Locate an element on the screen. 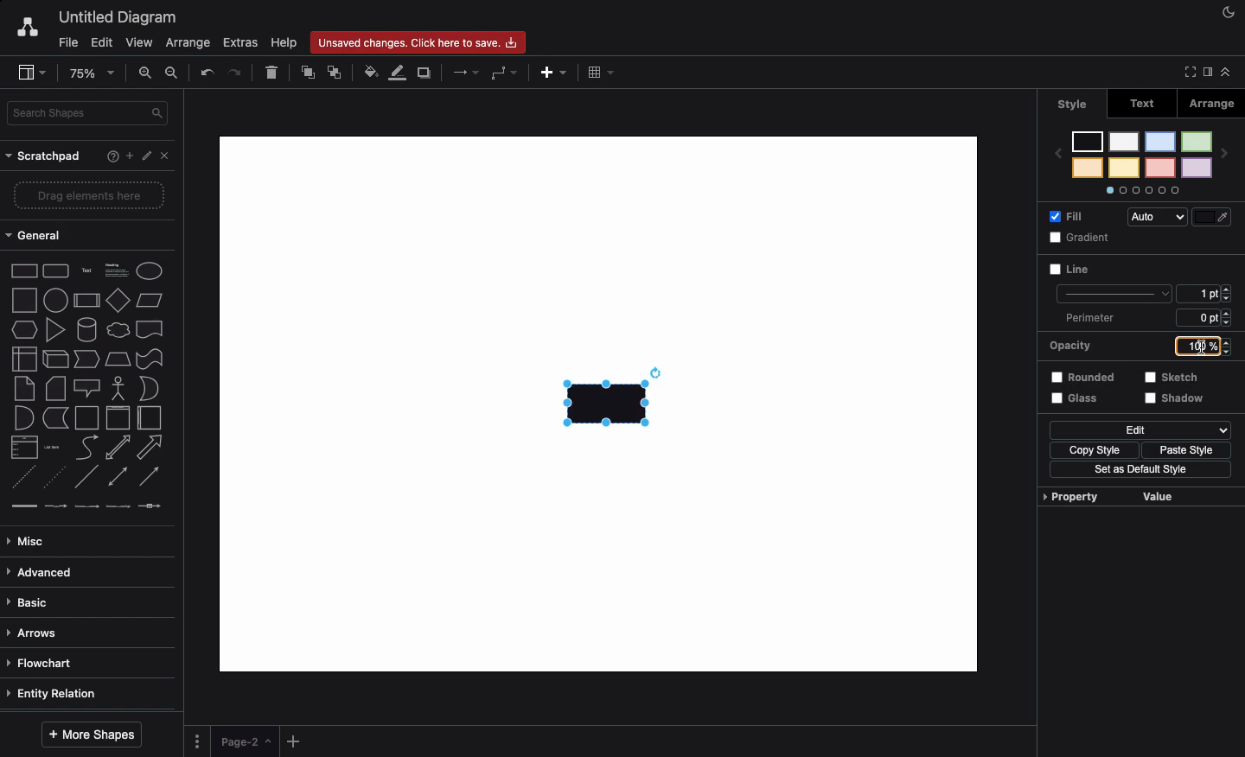  connector with label is located at coordinates (56, 506).